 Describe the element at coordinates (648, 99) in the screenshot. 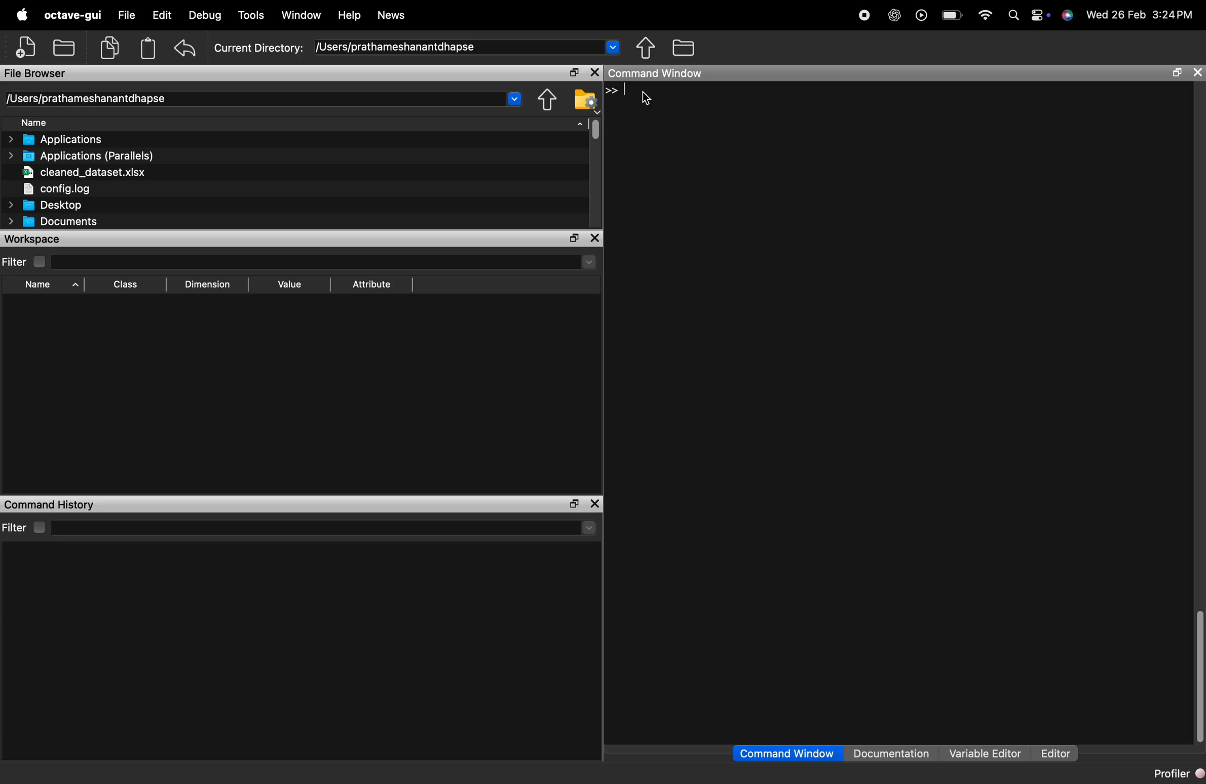

I see `Cursor` at that location.